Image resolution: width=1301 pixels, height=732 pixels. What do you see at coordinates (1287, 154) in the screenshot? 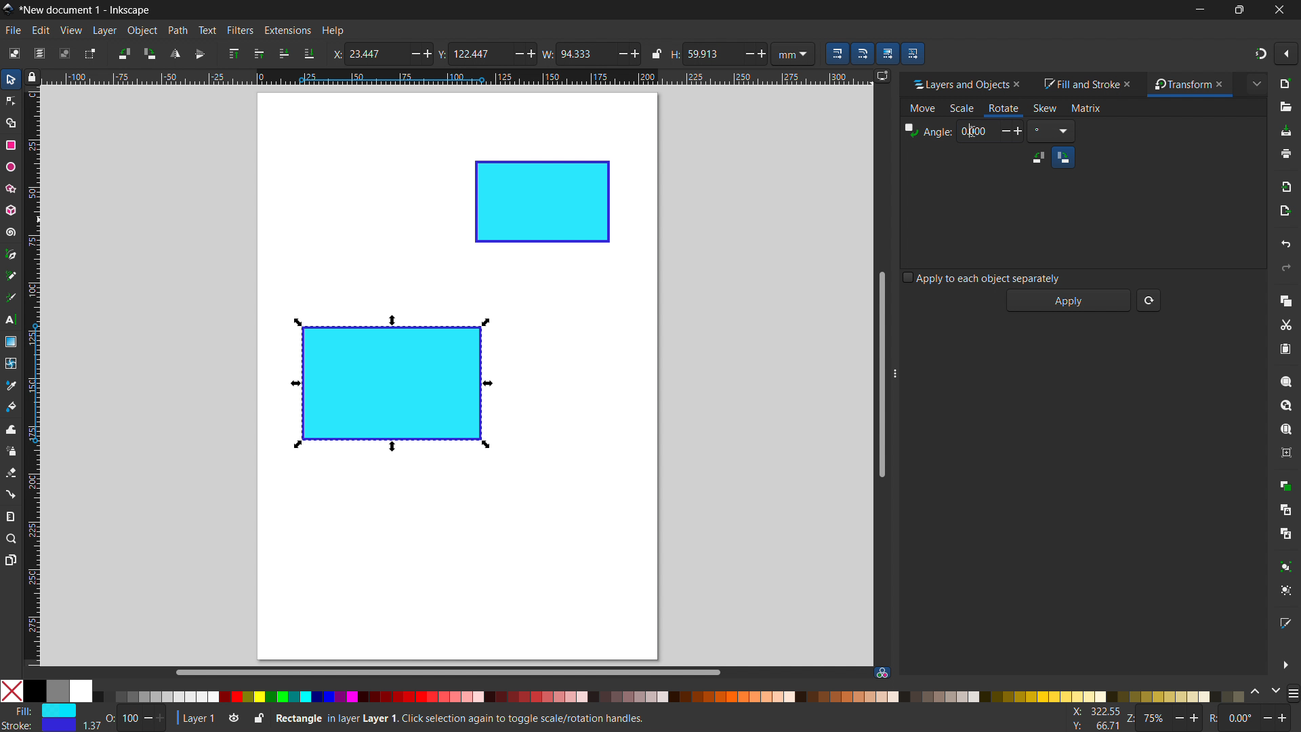
I see `print` at bounding box center [1287, 154].